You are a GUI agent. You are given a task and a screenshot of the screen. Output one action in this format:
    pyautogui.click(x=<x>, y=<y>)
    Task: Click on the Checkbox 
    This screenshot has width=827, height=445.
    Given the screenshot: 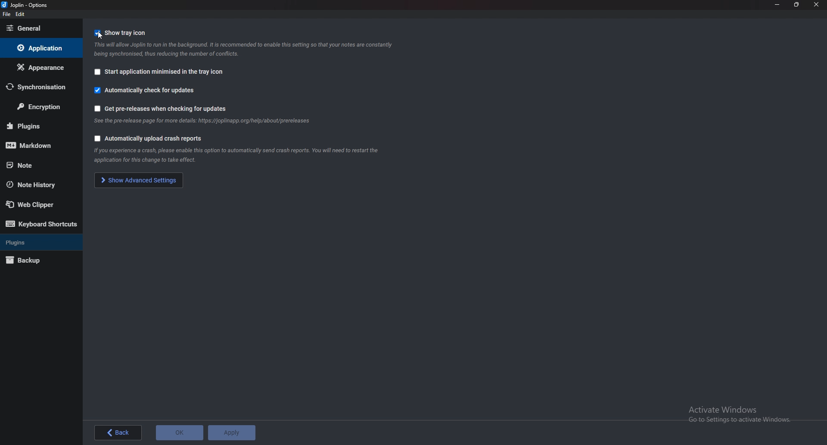 What is the action you would take?
    pyautogui.click(x=96, y=138)
    